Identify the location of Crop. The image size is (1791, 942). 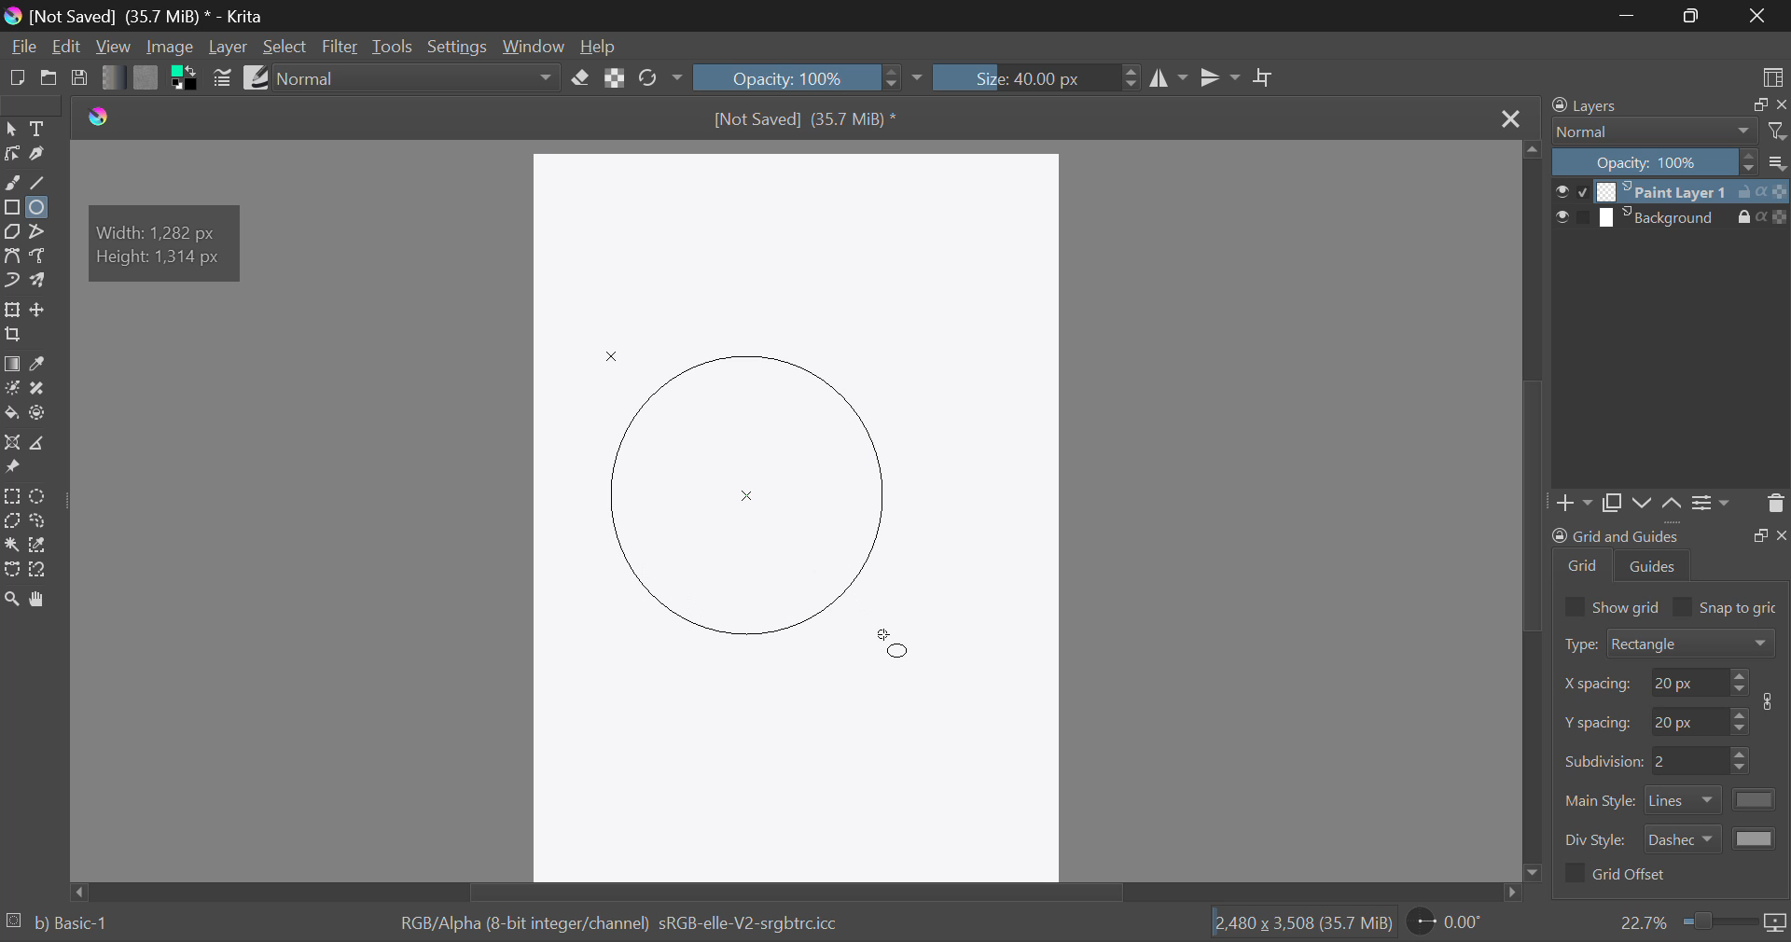
(1265, 78).